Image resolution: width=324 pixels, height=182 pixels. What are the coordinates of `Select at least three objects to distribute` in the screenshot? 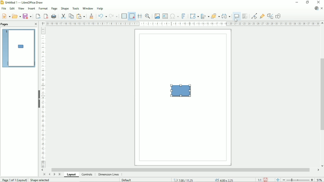 It's located at (226, 16).